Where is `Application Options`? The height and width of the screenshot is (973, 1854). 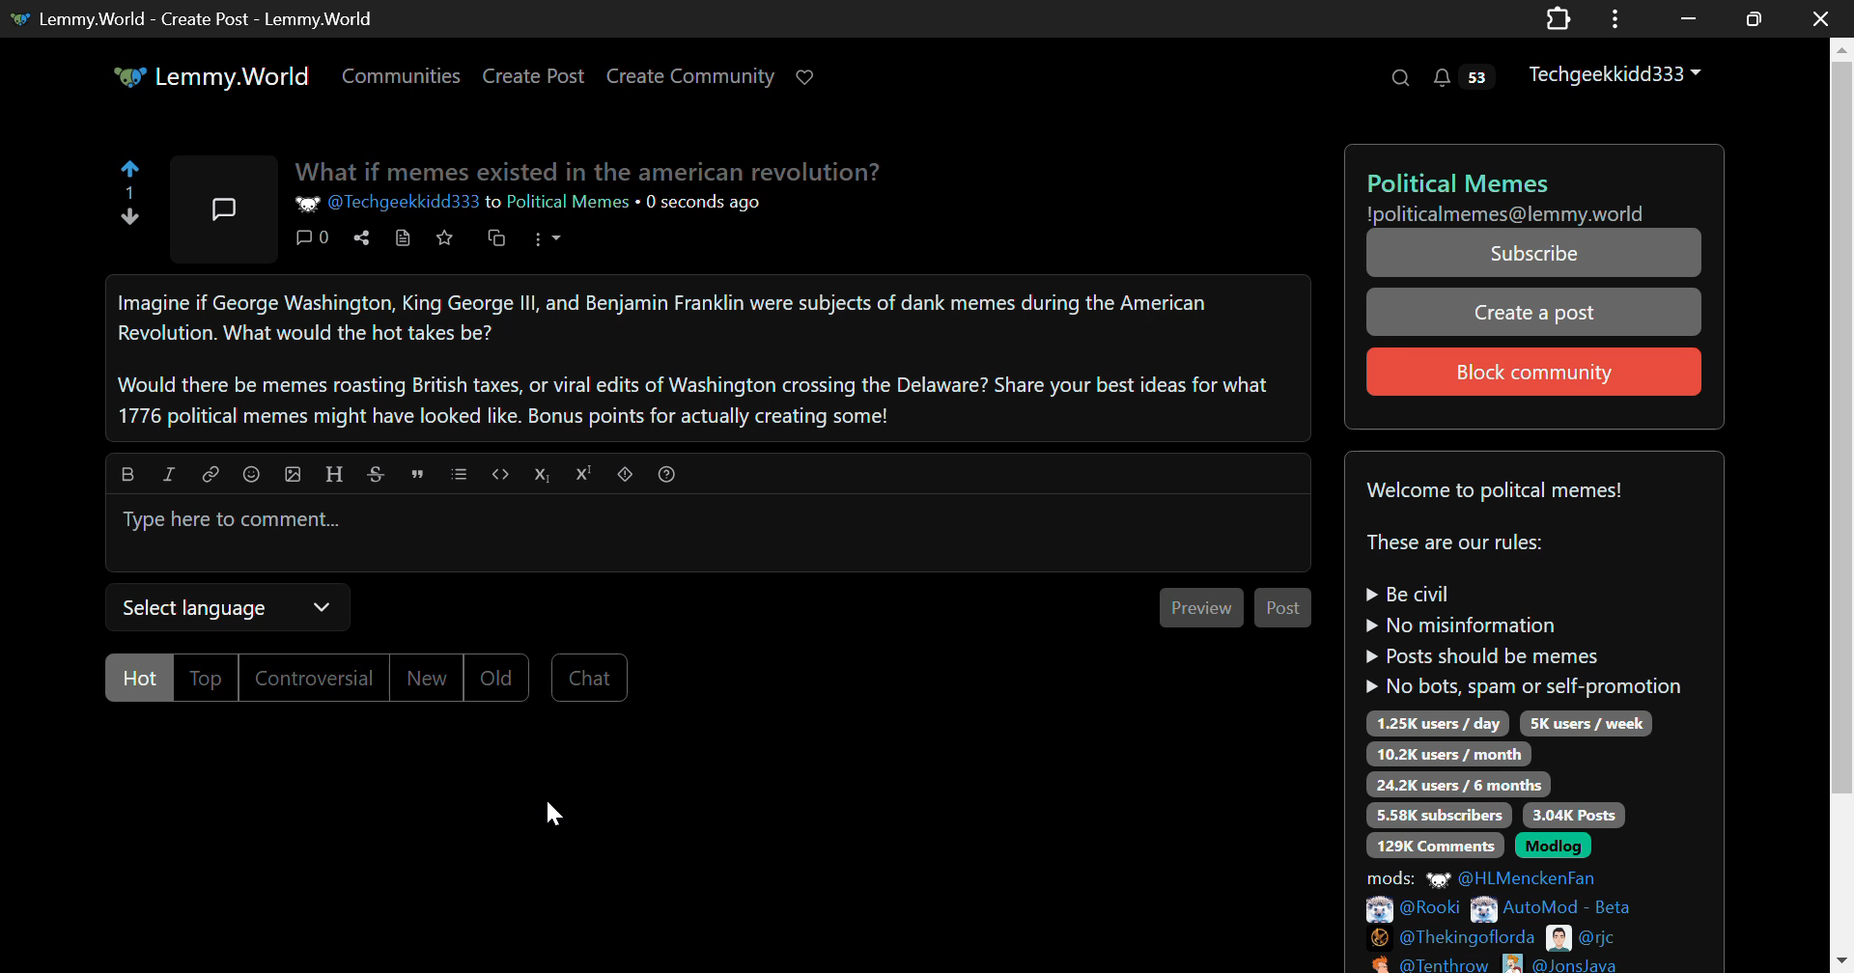
Application Options is located at coordinates (1615, 17).